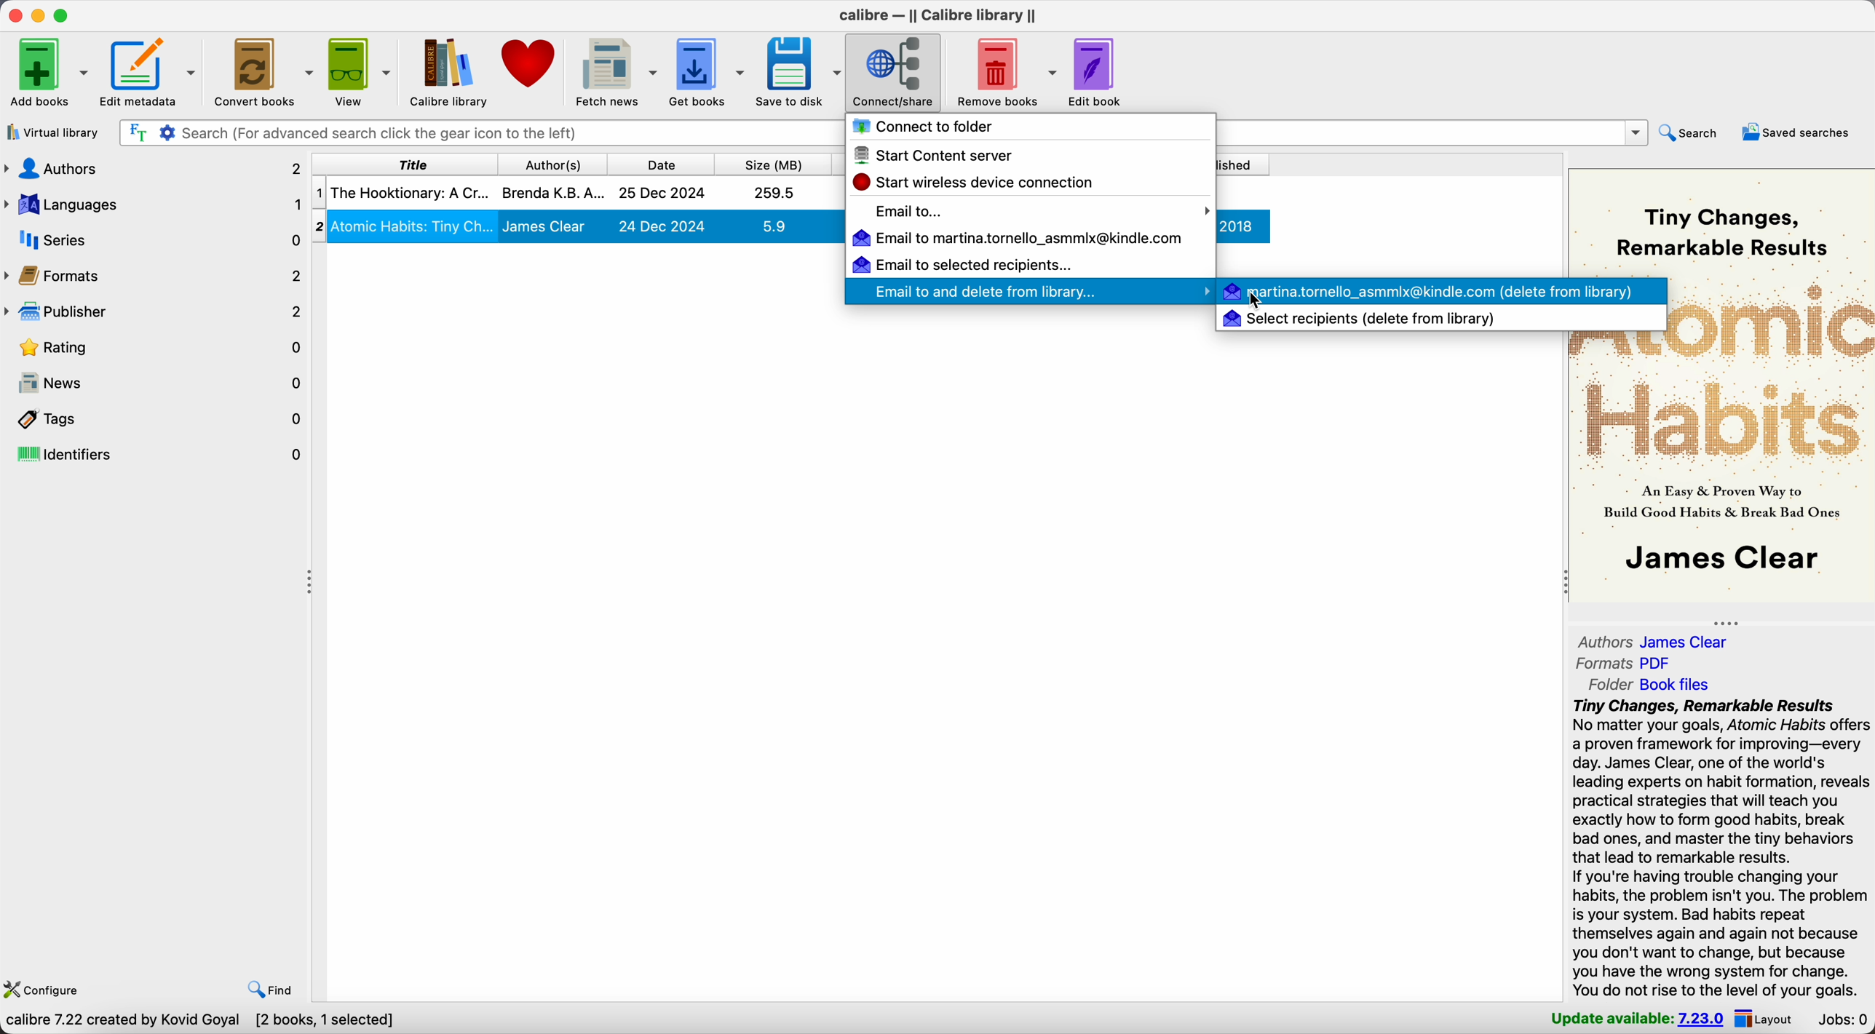  Describe the element at coordinates (205, 1022) in the screenshot. I see `Calibre 7.22 created by koyal goyal [2 books, 1 selected]` at that location.